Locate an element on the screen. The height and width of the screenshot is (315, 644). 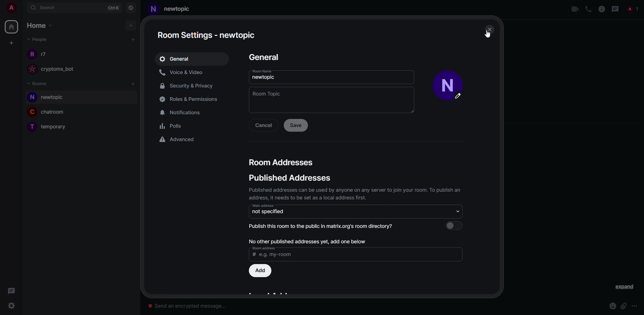
profile is located at coordinates (153, 10).